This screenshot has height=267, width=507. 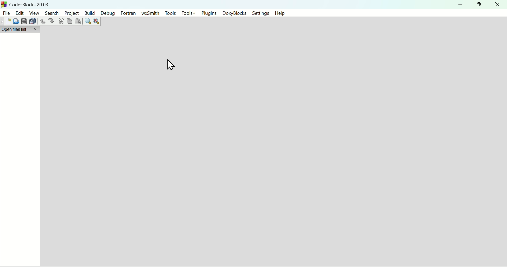 What do you see at coordinates (107, 13) in the screenshot?
I see `Debug` at bounding box center [107, 13].